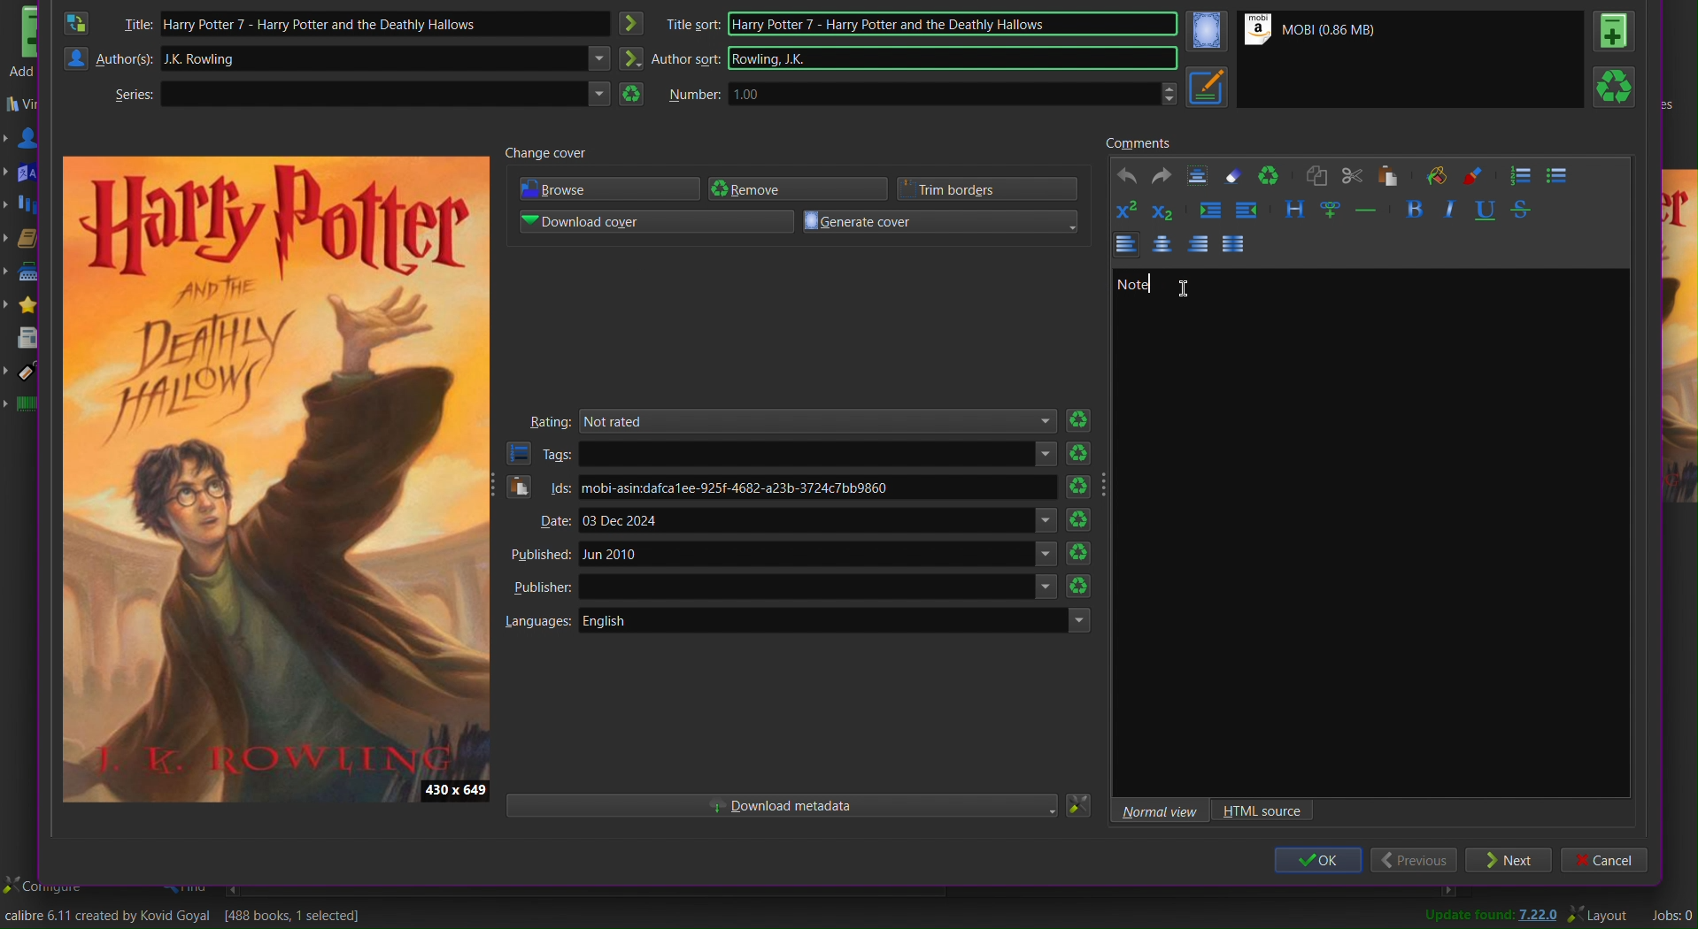 The width and height of the screenshot is (1698, 929). I want to click on Not rated, so click(822, 420).